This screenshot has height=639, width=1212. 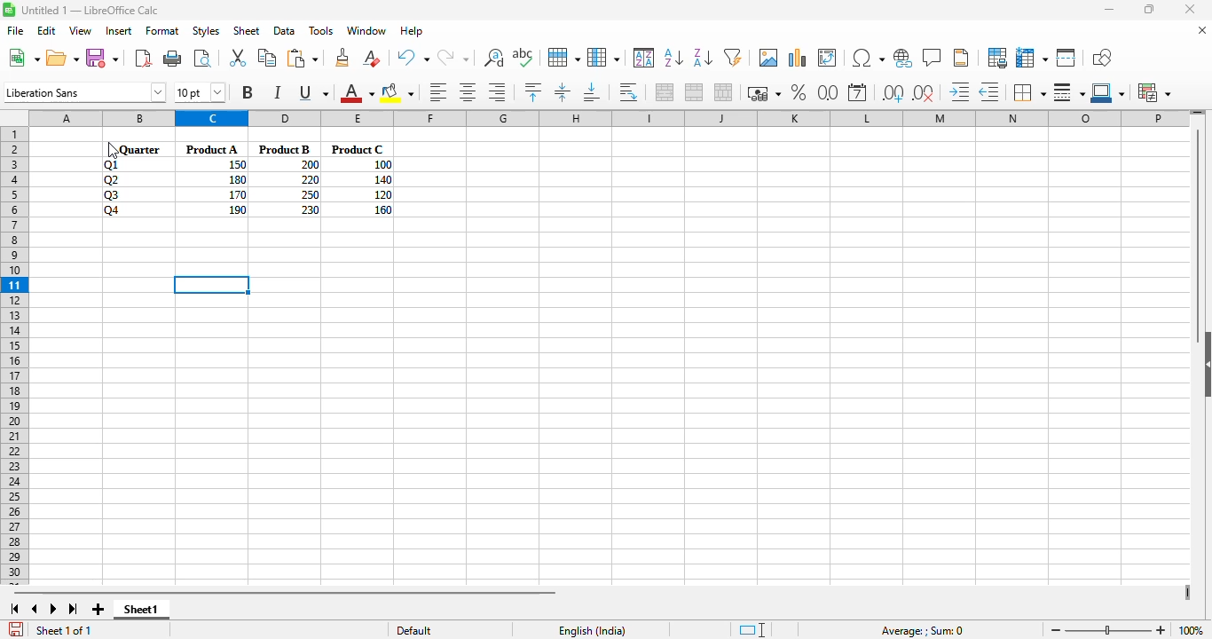 What do you see at coordinates (143, 57) in the screenshot?
I see `export directly as PDF` at bounding box center [143, 57].